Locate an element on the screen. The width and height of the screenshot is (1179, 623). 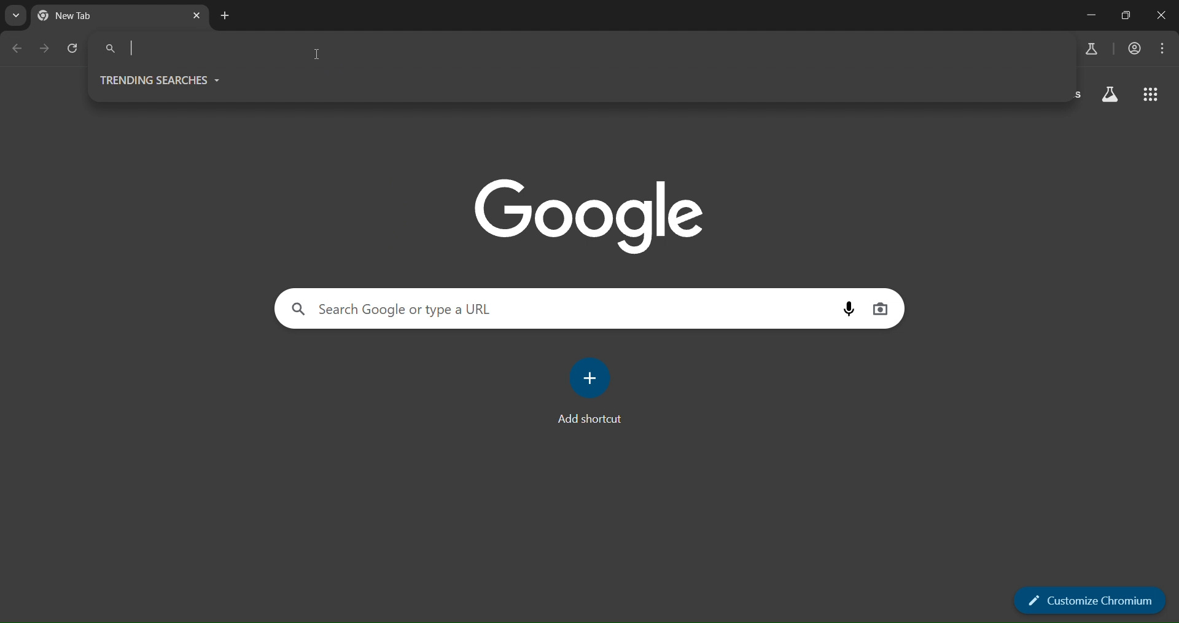
trending searches is located at coordinates (161, 79).